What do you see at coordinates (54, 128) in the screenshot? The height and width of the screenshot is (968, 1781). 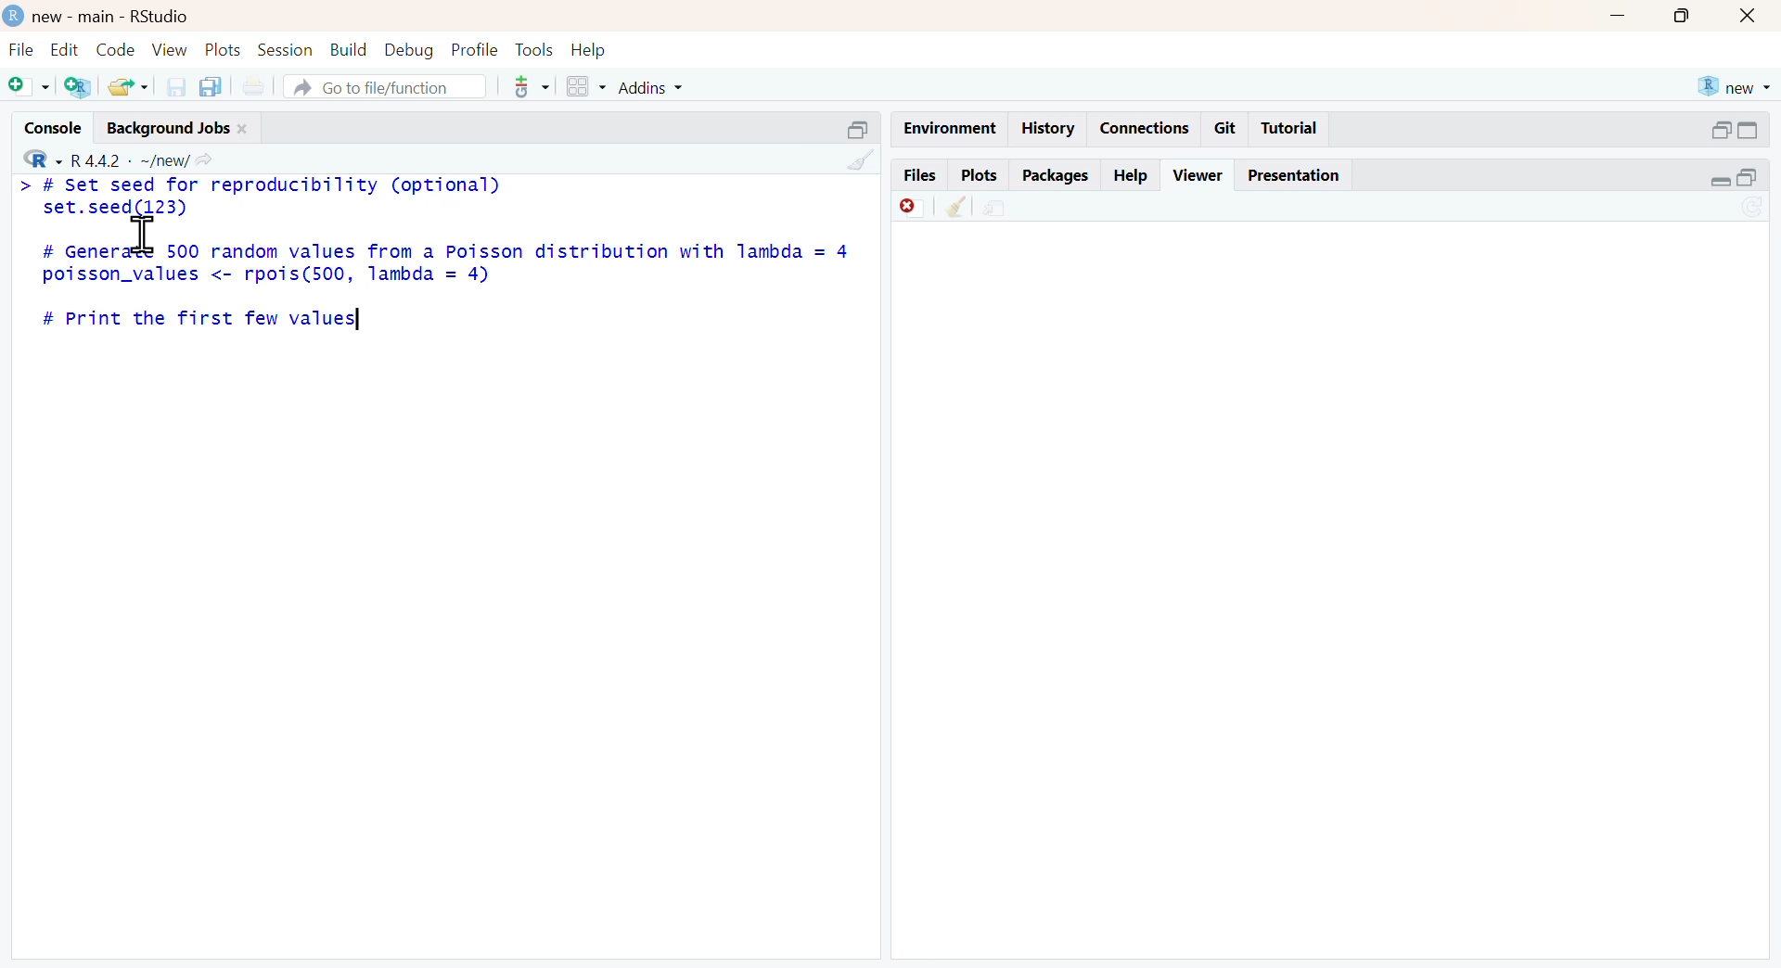 I see `console` at bounding box center [54, 128].